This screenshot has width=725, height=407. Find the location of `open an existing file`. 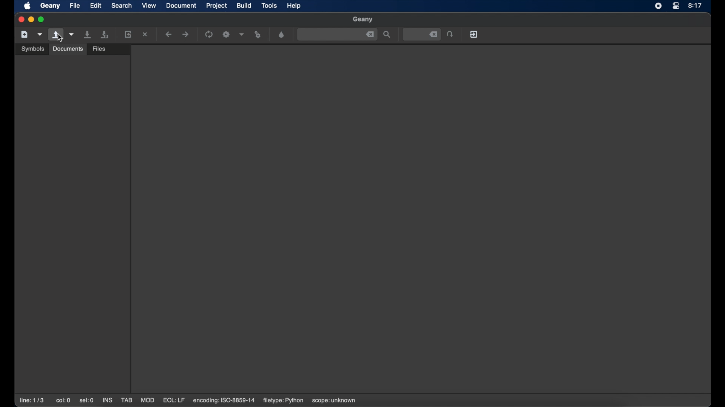

open an existing file is located at coordinates (56, 35).